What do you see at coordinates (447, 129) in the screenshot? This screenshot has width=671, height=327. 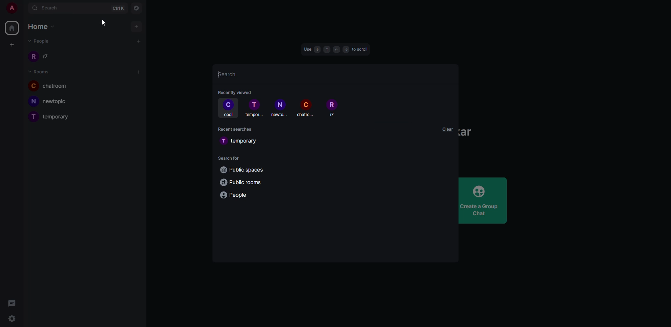 I see `clear` at bounding box center [447, 129].